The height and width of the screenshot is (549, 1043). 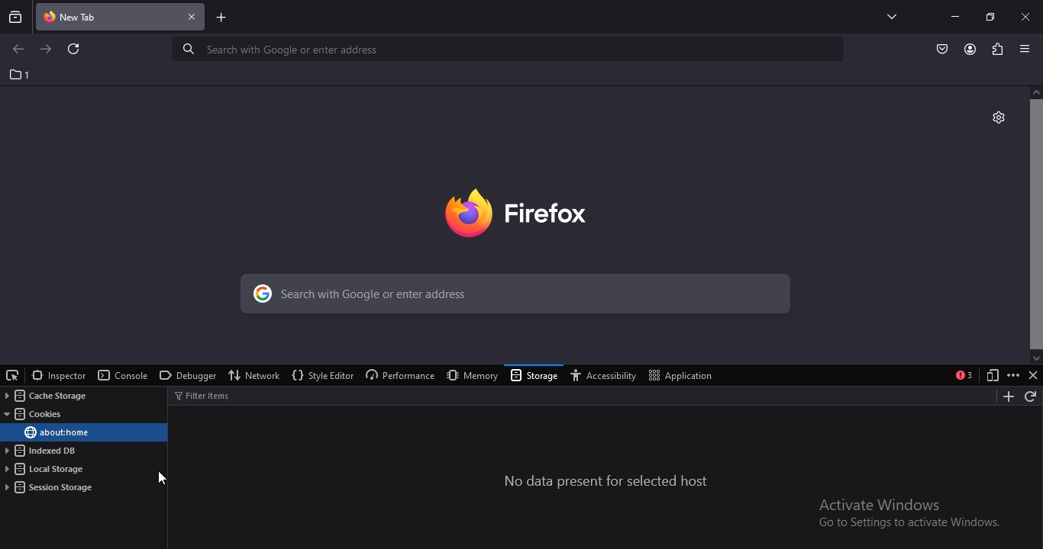 What do you see at coordinates (21, 75) in the screenshot?
I see `1` at bounding box center [21, 75].